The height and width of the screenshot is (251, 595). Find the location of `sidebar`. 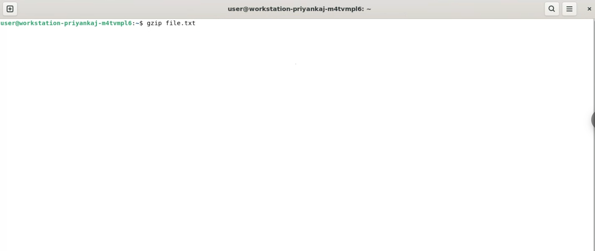

sidebar is located at coordinates (592, 119).